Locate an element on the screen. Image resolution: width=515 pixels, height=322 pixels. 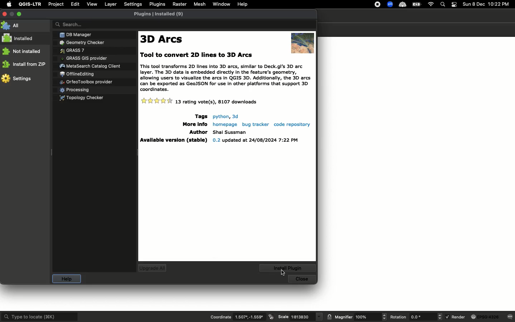
Settings is located at coordinates (17, 78).